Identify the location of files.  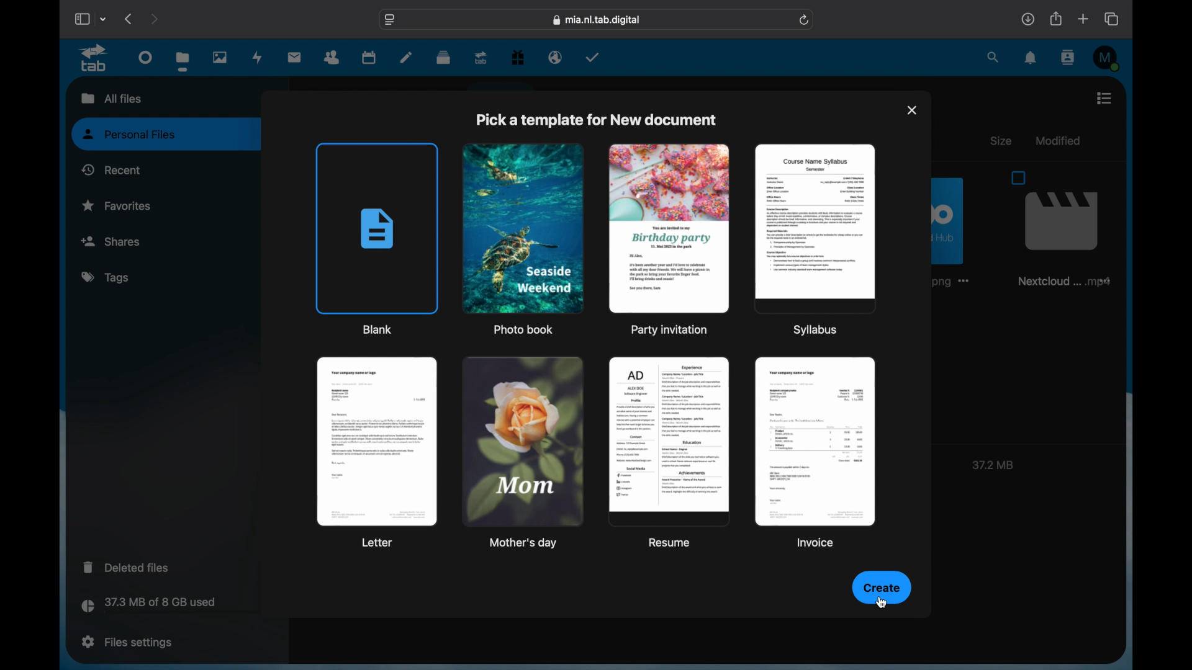
(183, 61).